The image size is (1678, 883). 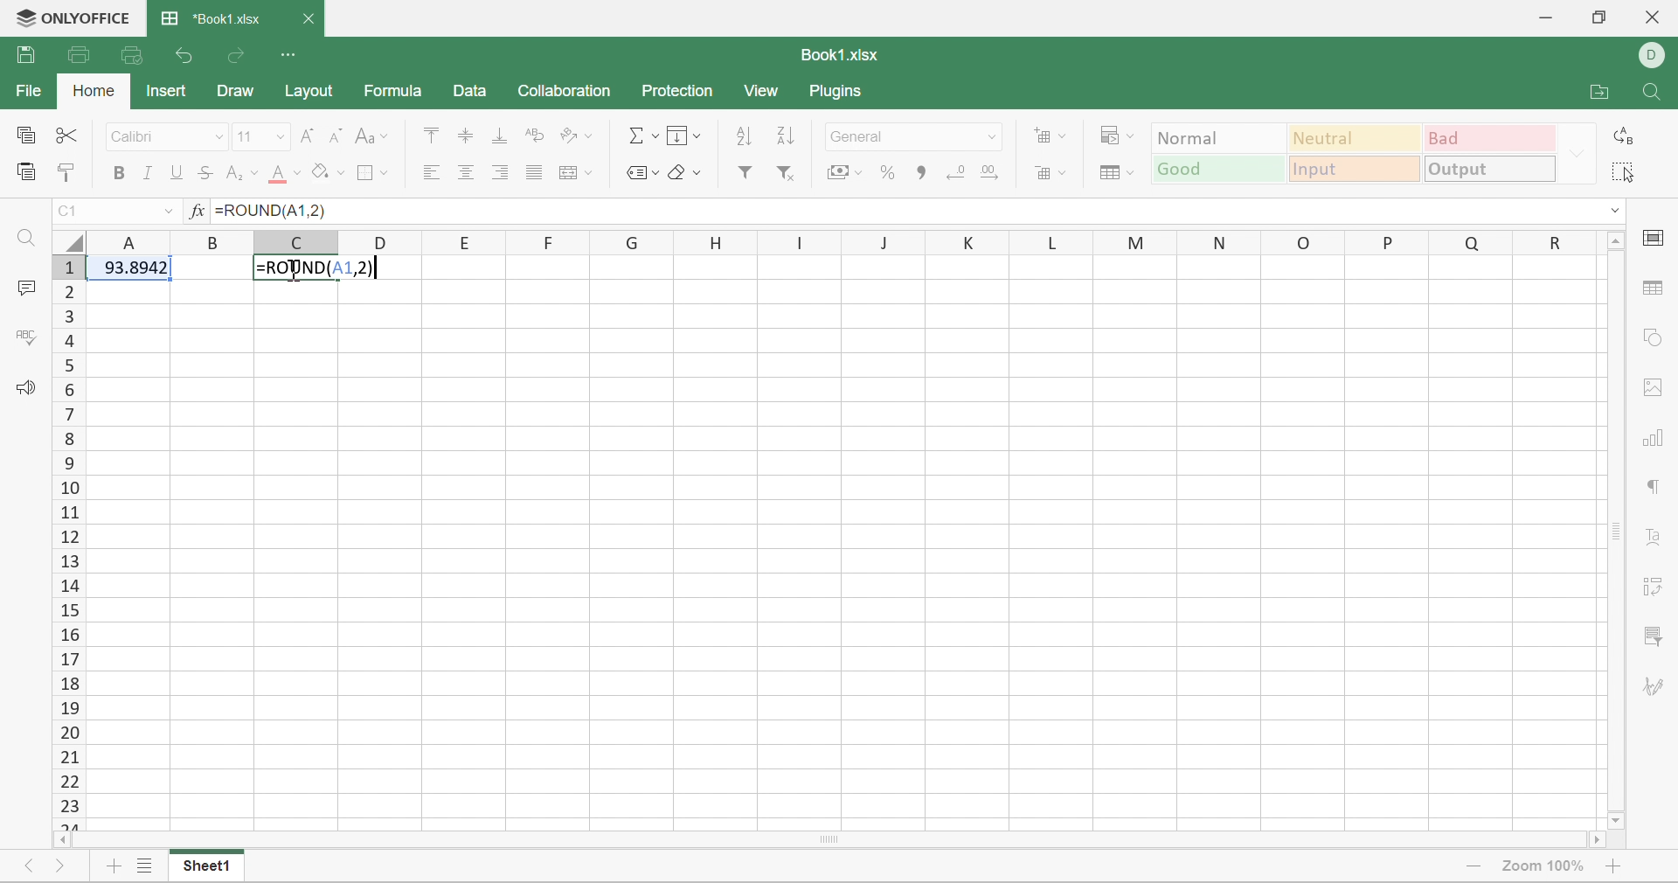 What do you see at coordinates (1656, 539) in the screenshot?
I see `Text Art settings` at bounding box center [1656, 539].